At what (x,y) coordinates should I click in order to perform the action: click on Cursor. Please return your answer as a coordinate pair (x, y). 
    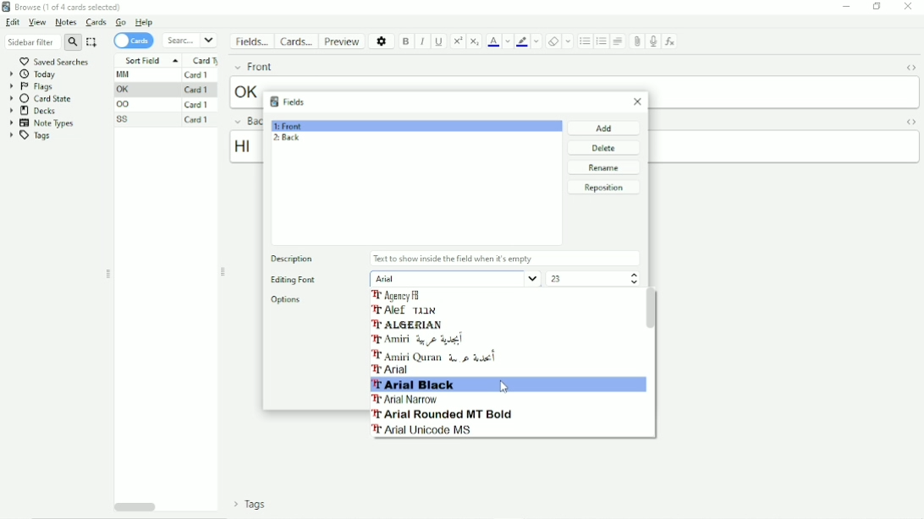
    Looking at the image, I should click on (503, 386).